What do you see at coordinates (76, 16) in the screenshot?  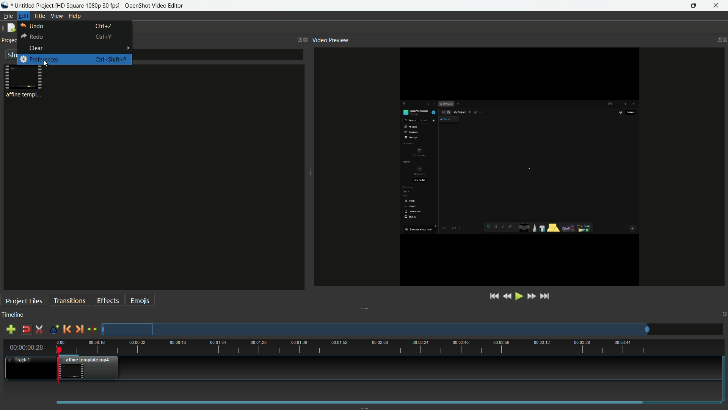 I see `help menu` at bounding box center [76, 16].